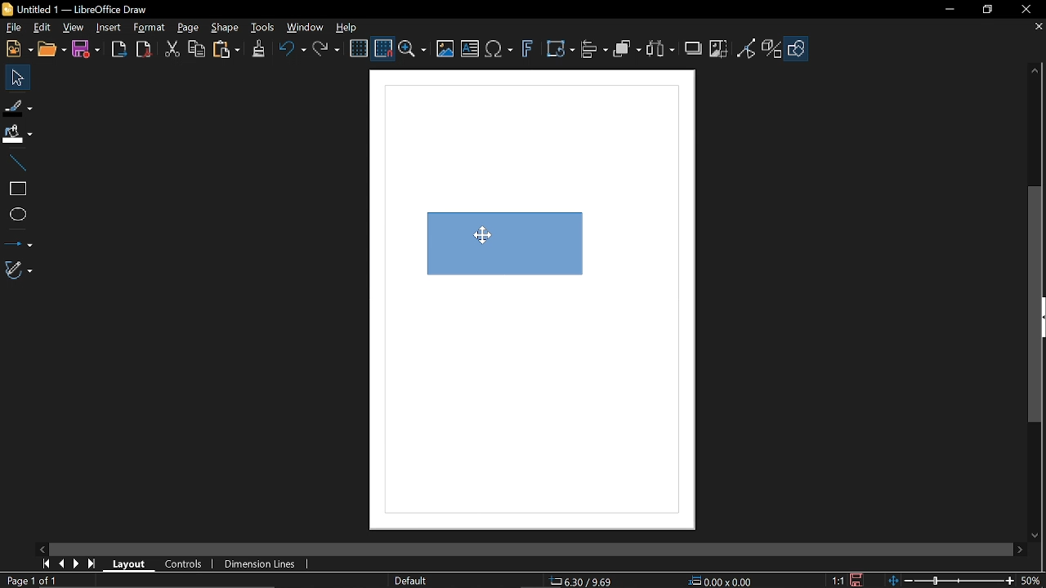  Describe the element at coordinates (497, 241) in the screenshot. I see `Rectangle (Current Diagram)` at that location.